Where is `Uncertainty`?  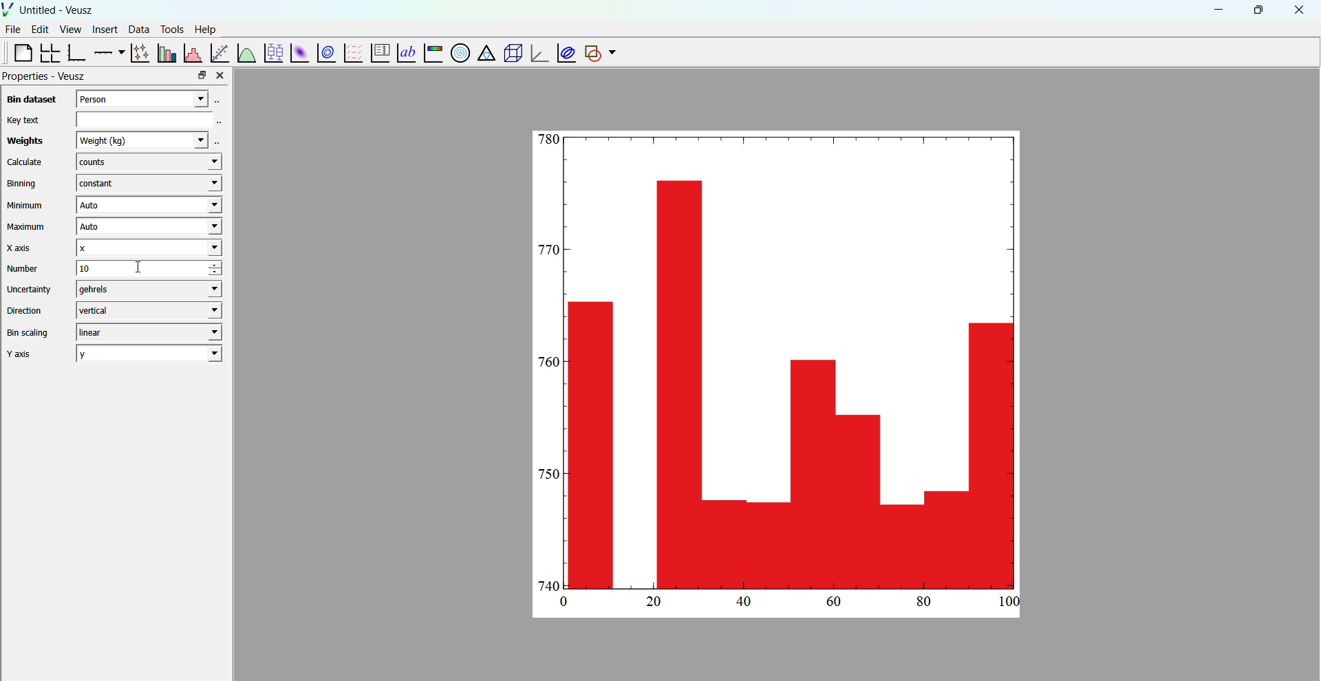
Uncertainty is located at coordinates (30, 289).